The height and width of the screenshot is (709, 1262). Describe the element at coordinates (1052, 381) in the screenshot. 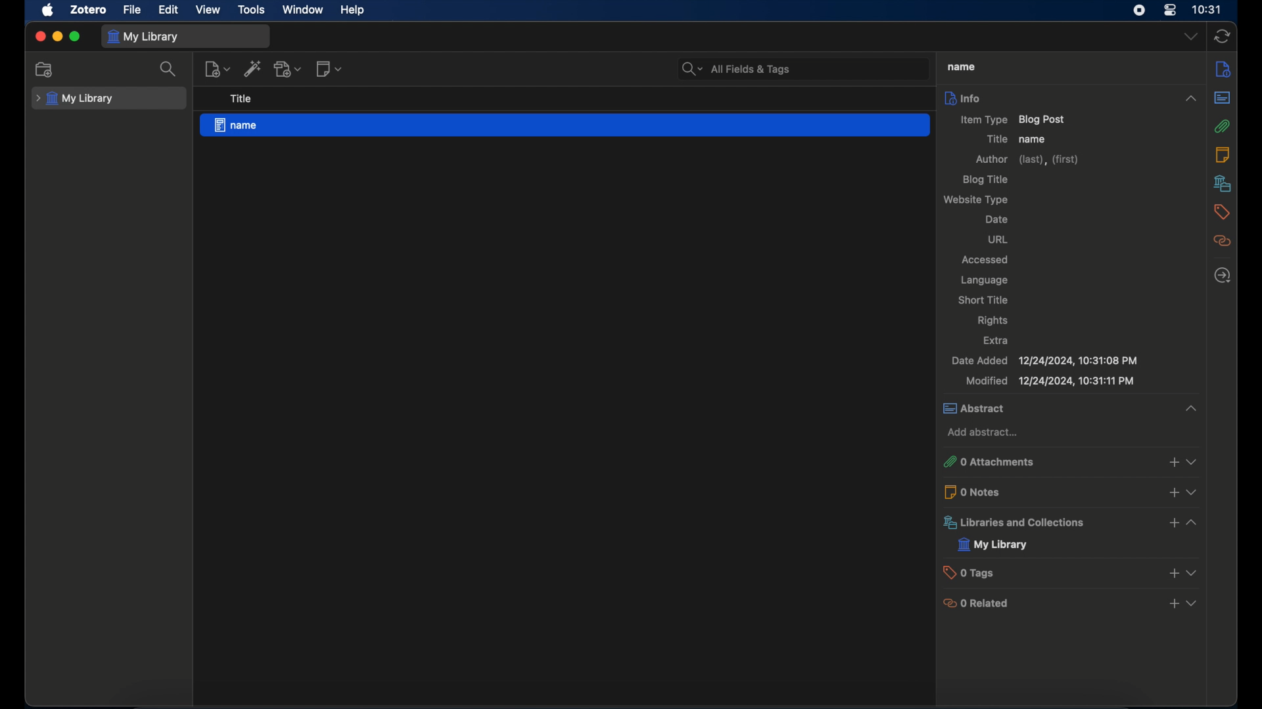

I see `modified` at that location.